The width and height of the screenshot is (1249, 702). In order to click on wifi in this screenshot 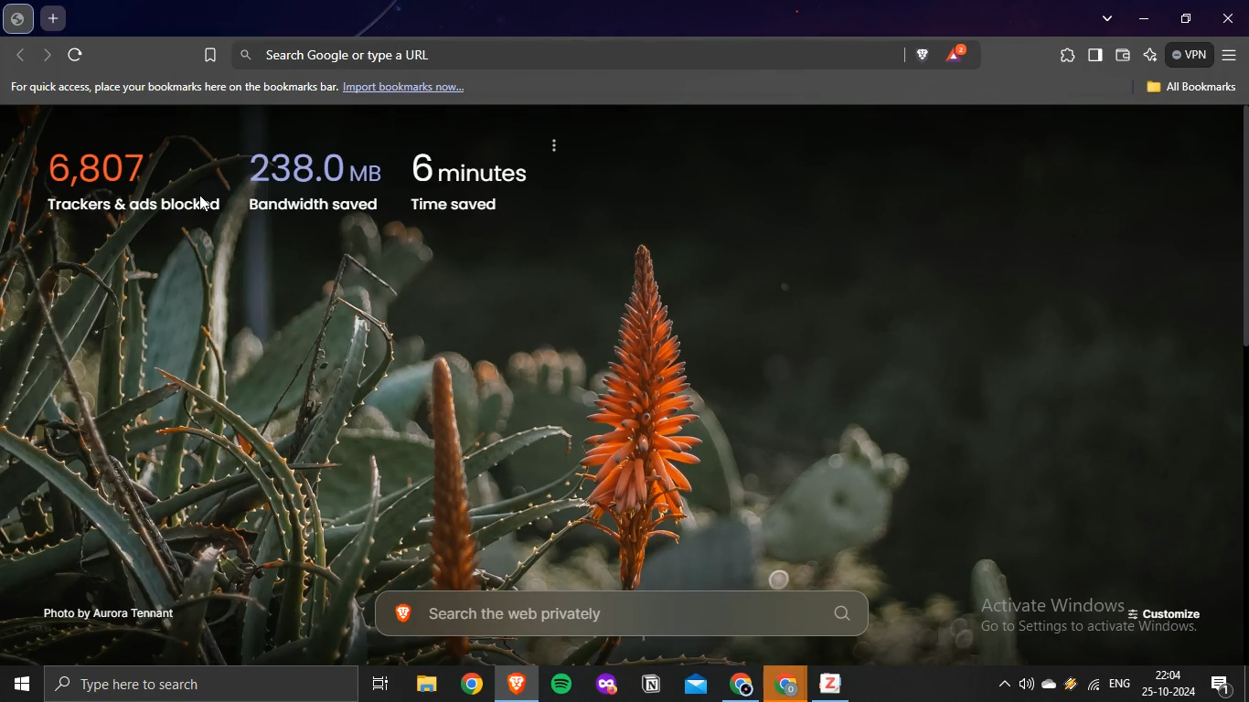, I will do `click(1092, 684)`.